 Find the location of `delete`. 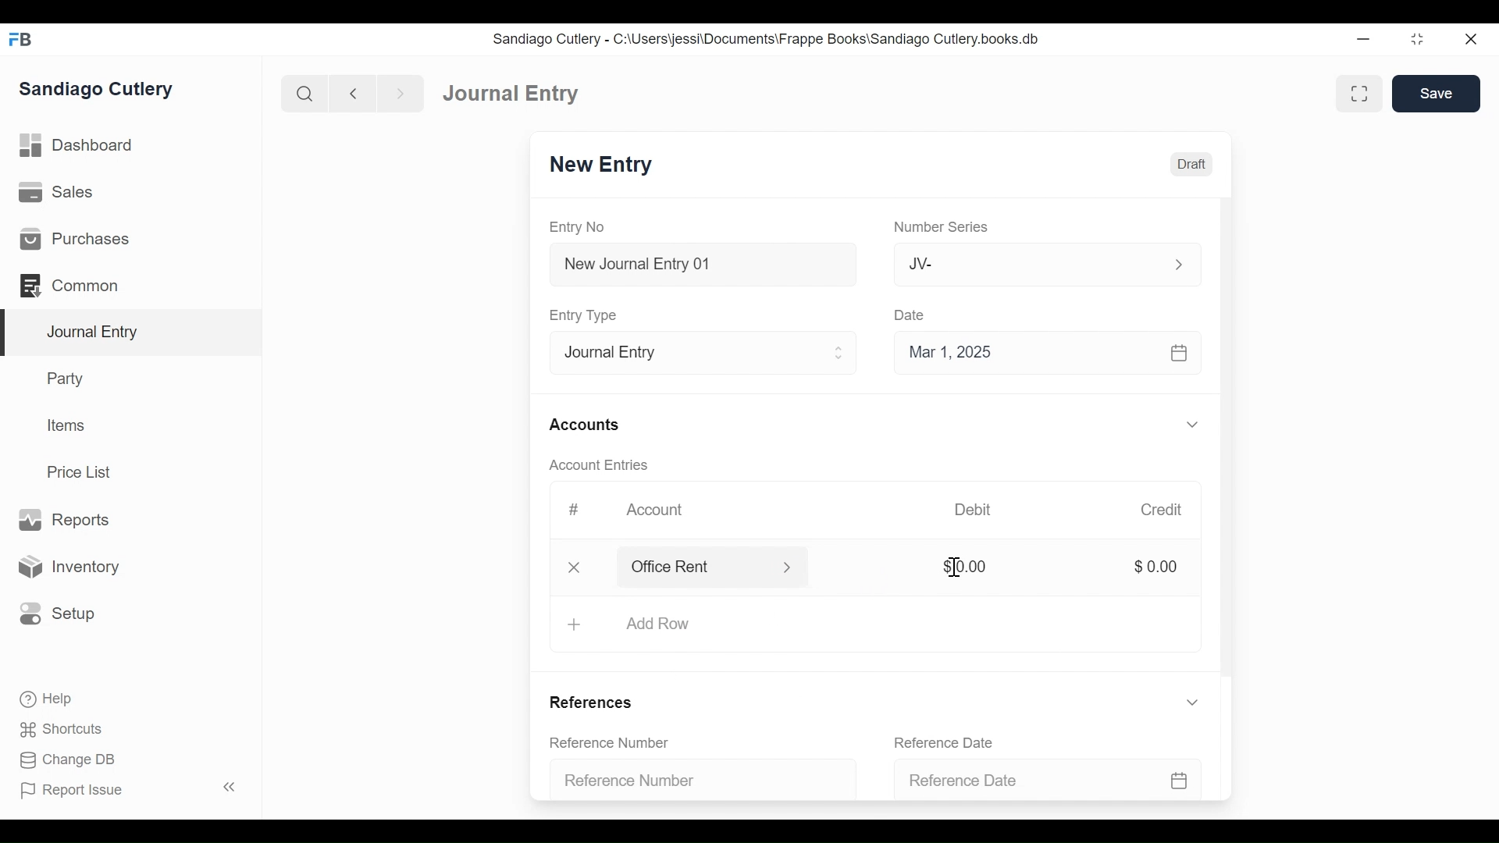

delete is located at coordinates (571, 567).